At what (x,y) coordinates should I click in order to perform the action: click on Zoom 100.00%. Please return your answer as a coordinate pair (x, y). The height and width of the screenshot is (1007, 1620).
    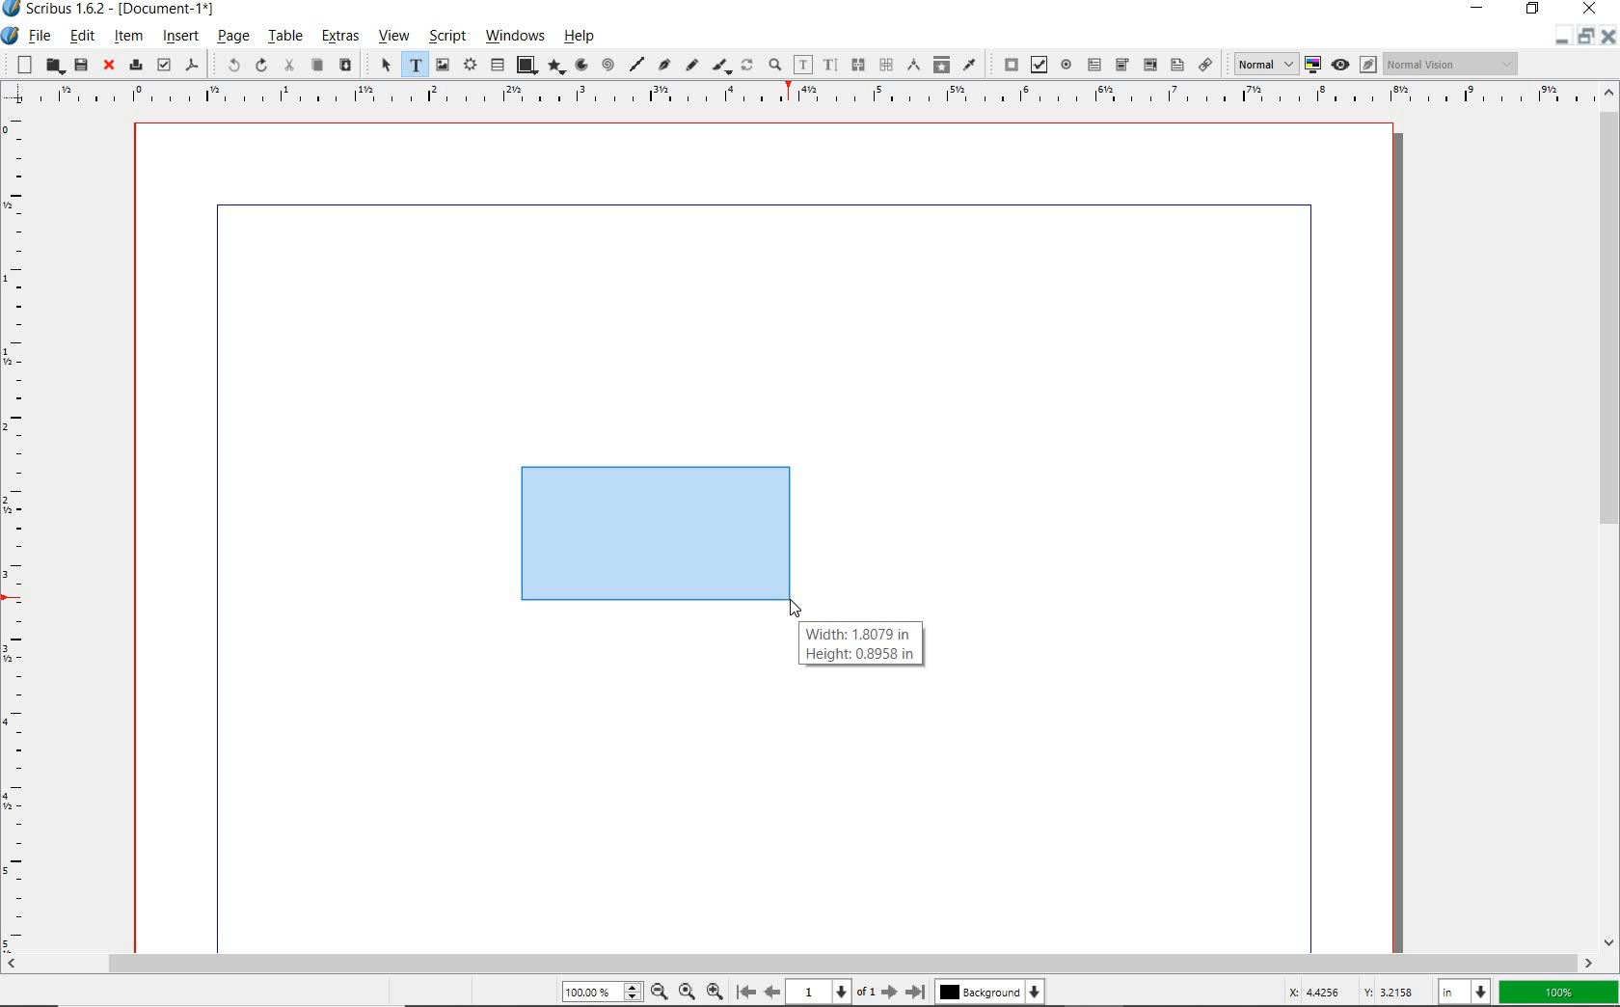
    Looking at the image, I should click on (603, 993).